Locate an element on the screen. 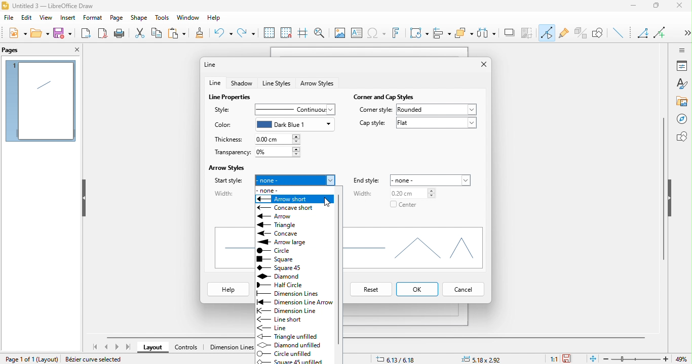  hide is located at coordinates (83, 199).